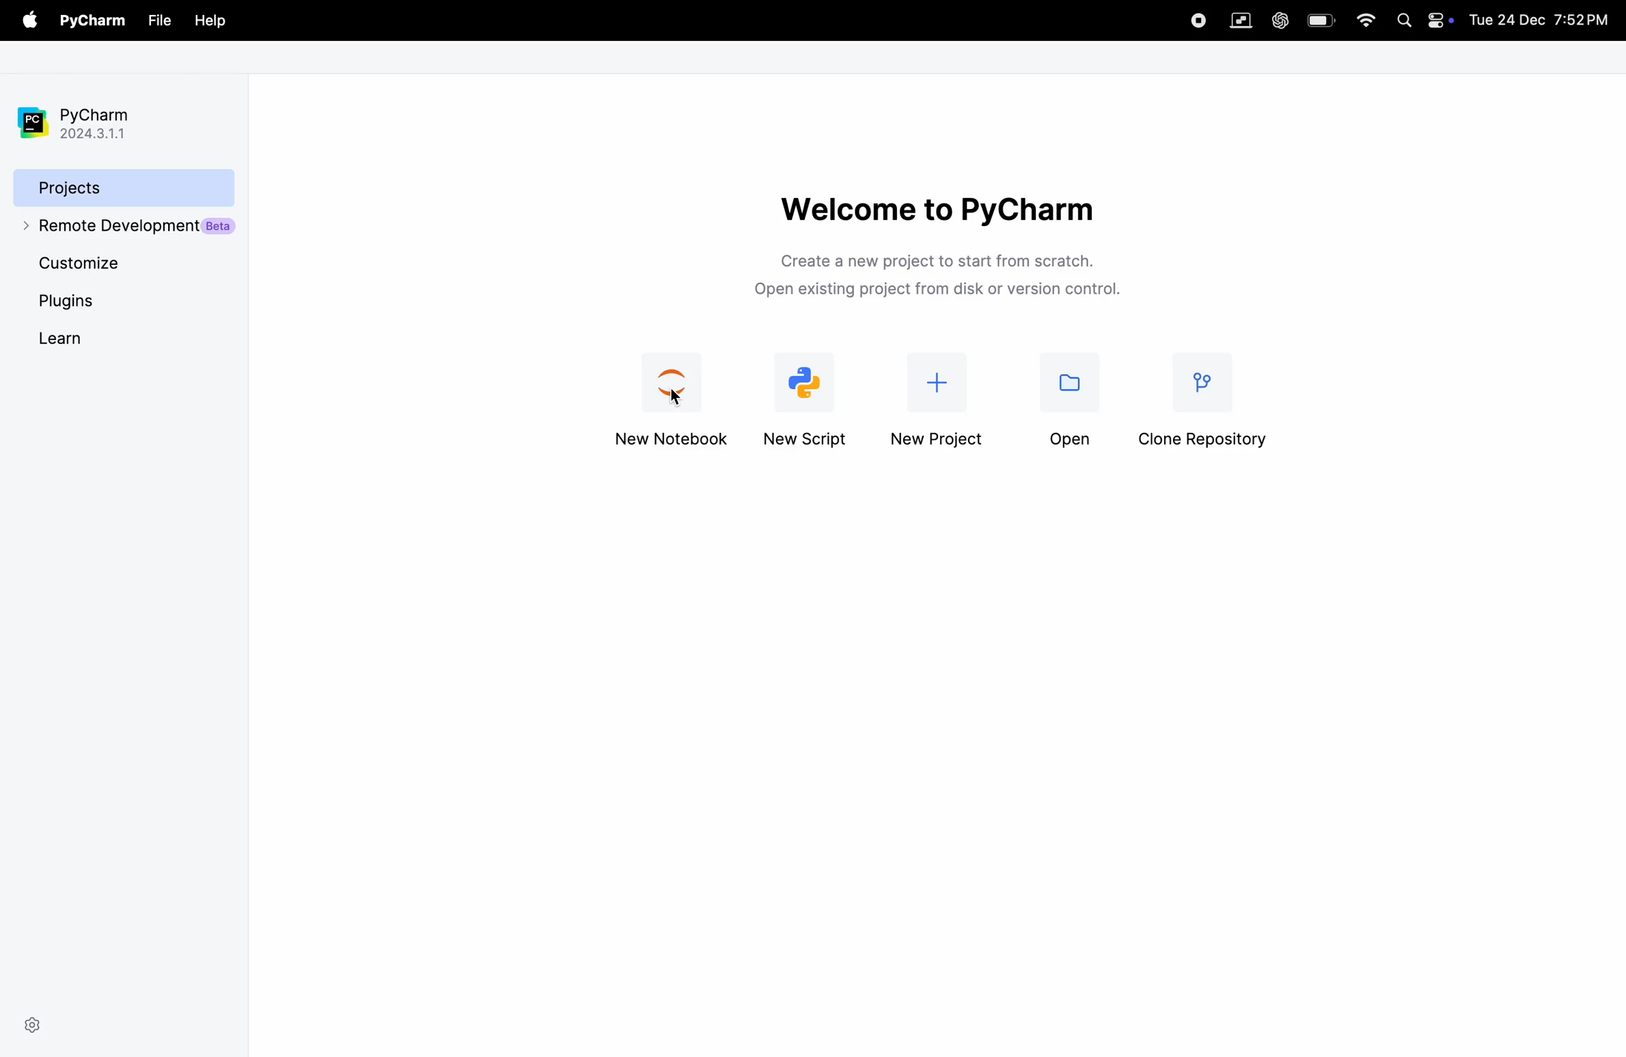 Image resolution: width=1626 pixels, height=1057 pixels. Describe the element at coordinates (1539, 20) in the screenshot. I see `Tue 24 Dec 7:52PM` at that location.